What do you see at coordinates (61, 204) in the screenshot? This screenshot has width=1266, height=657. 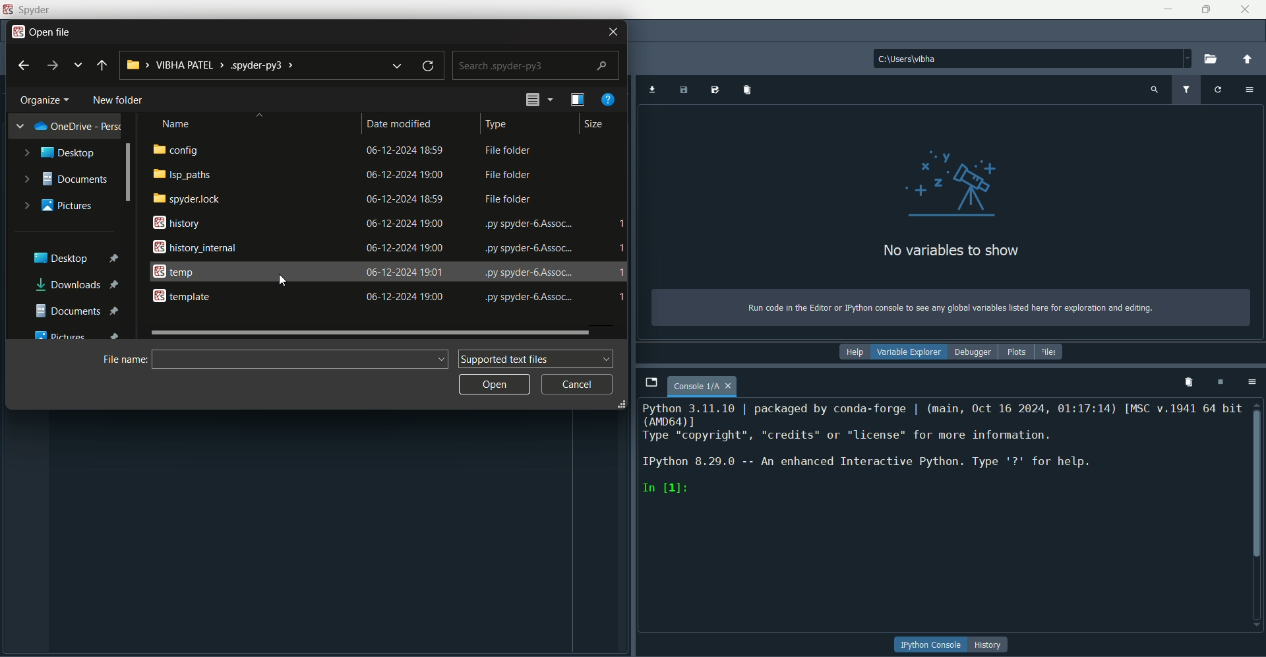 I see `pictures` at bounding box center [61, 204].